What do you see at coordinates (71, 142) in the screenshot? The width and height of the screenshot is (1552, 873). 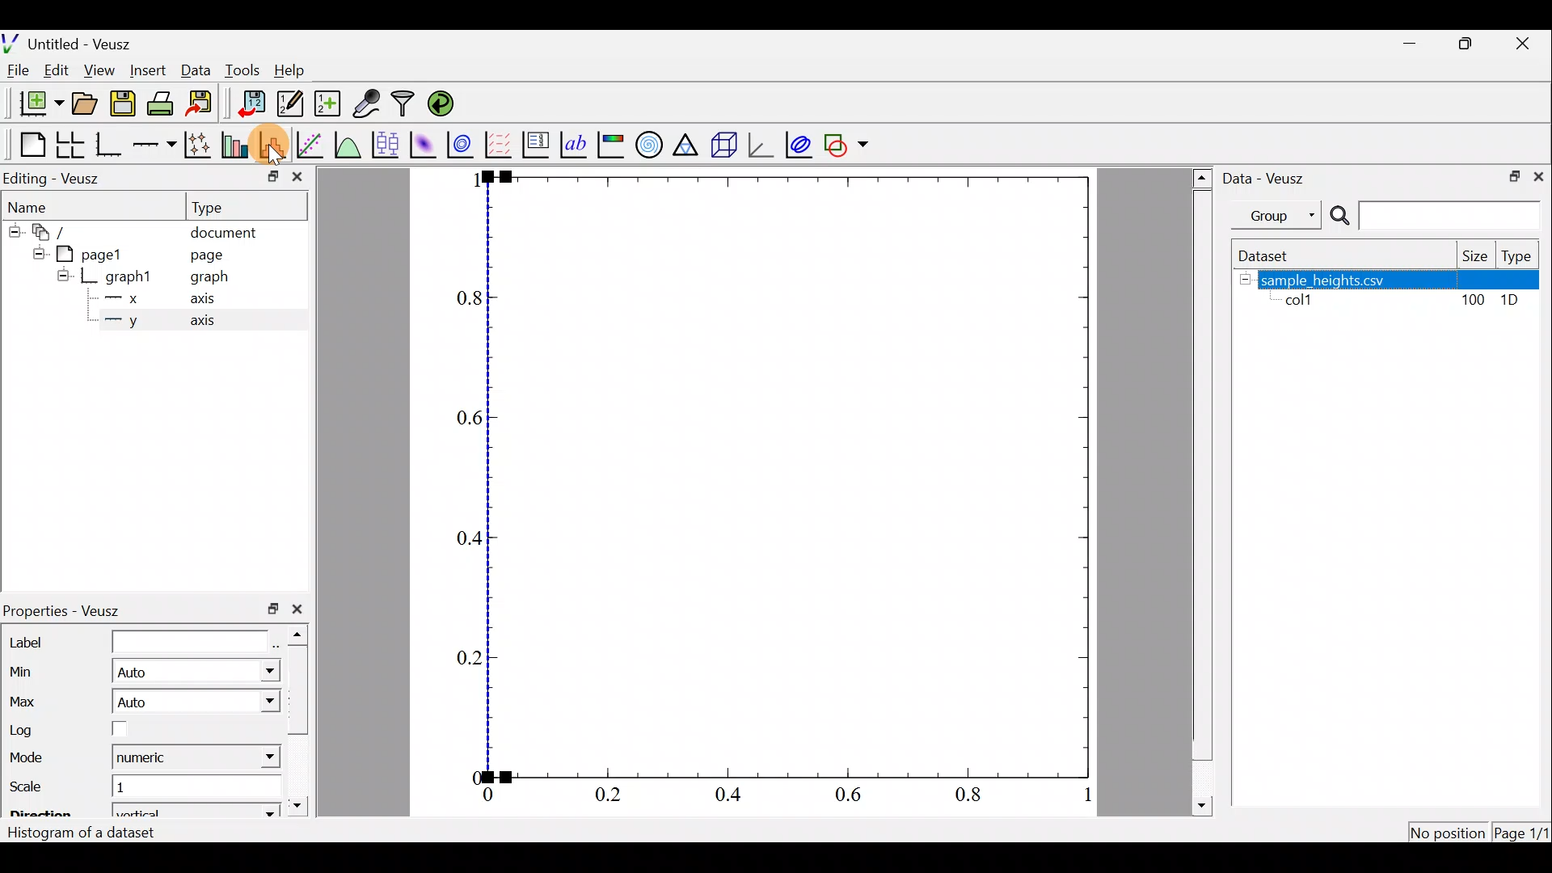 I see `arrange graphs in a grid` at bounding box center [71, 142].